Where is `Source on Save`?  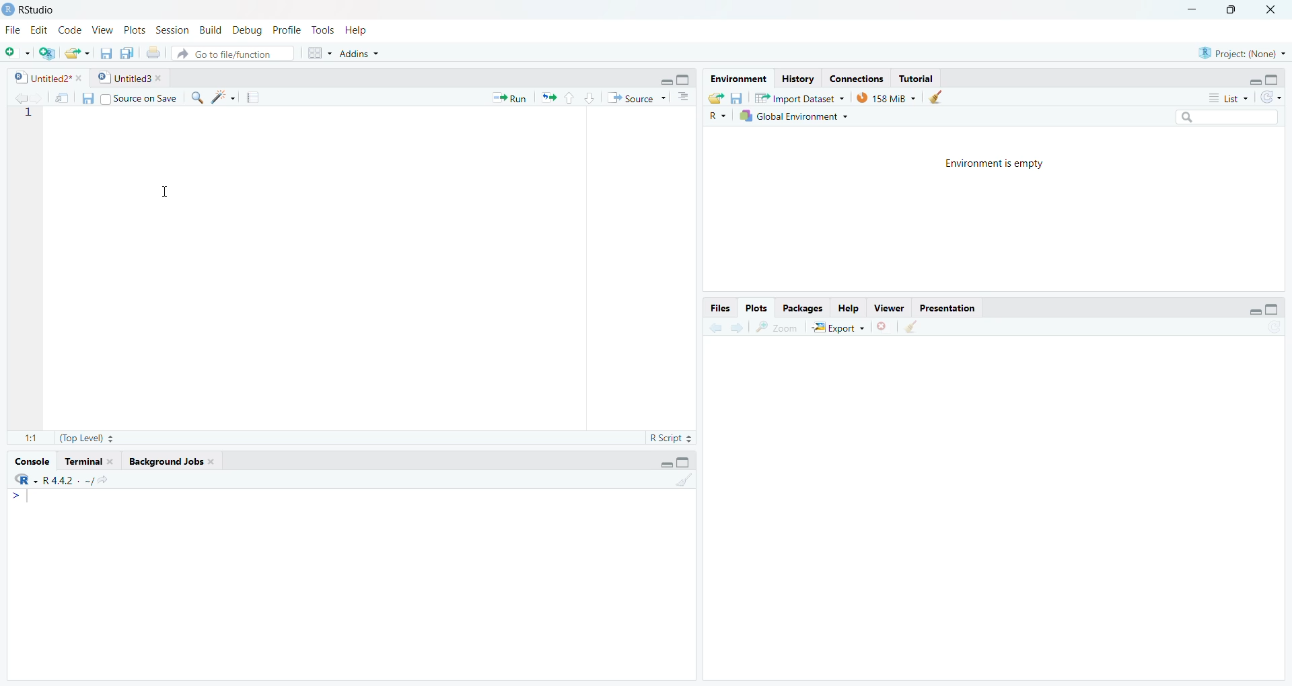 Source on Save is located at coordinates (142, 98).